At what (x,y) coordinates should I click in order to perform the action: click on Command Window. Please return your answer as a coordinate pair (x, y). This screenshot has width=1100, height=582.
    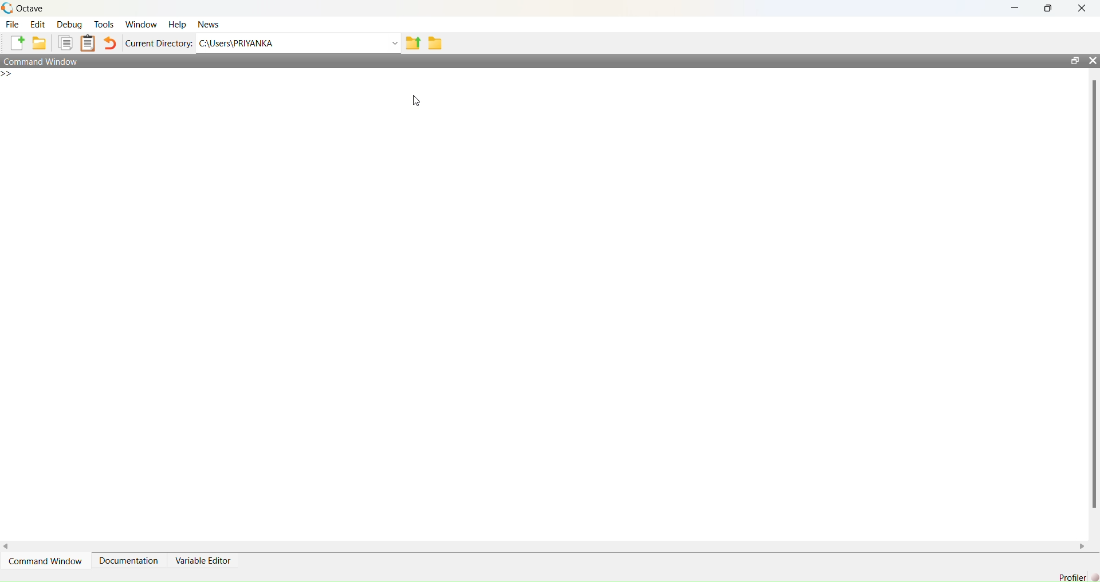
    Looking at the image, I should click on (41, 60).